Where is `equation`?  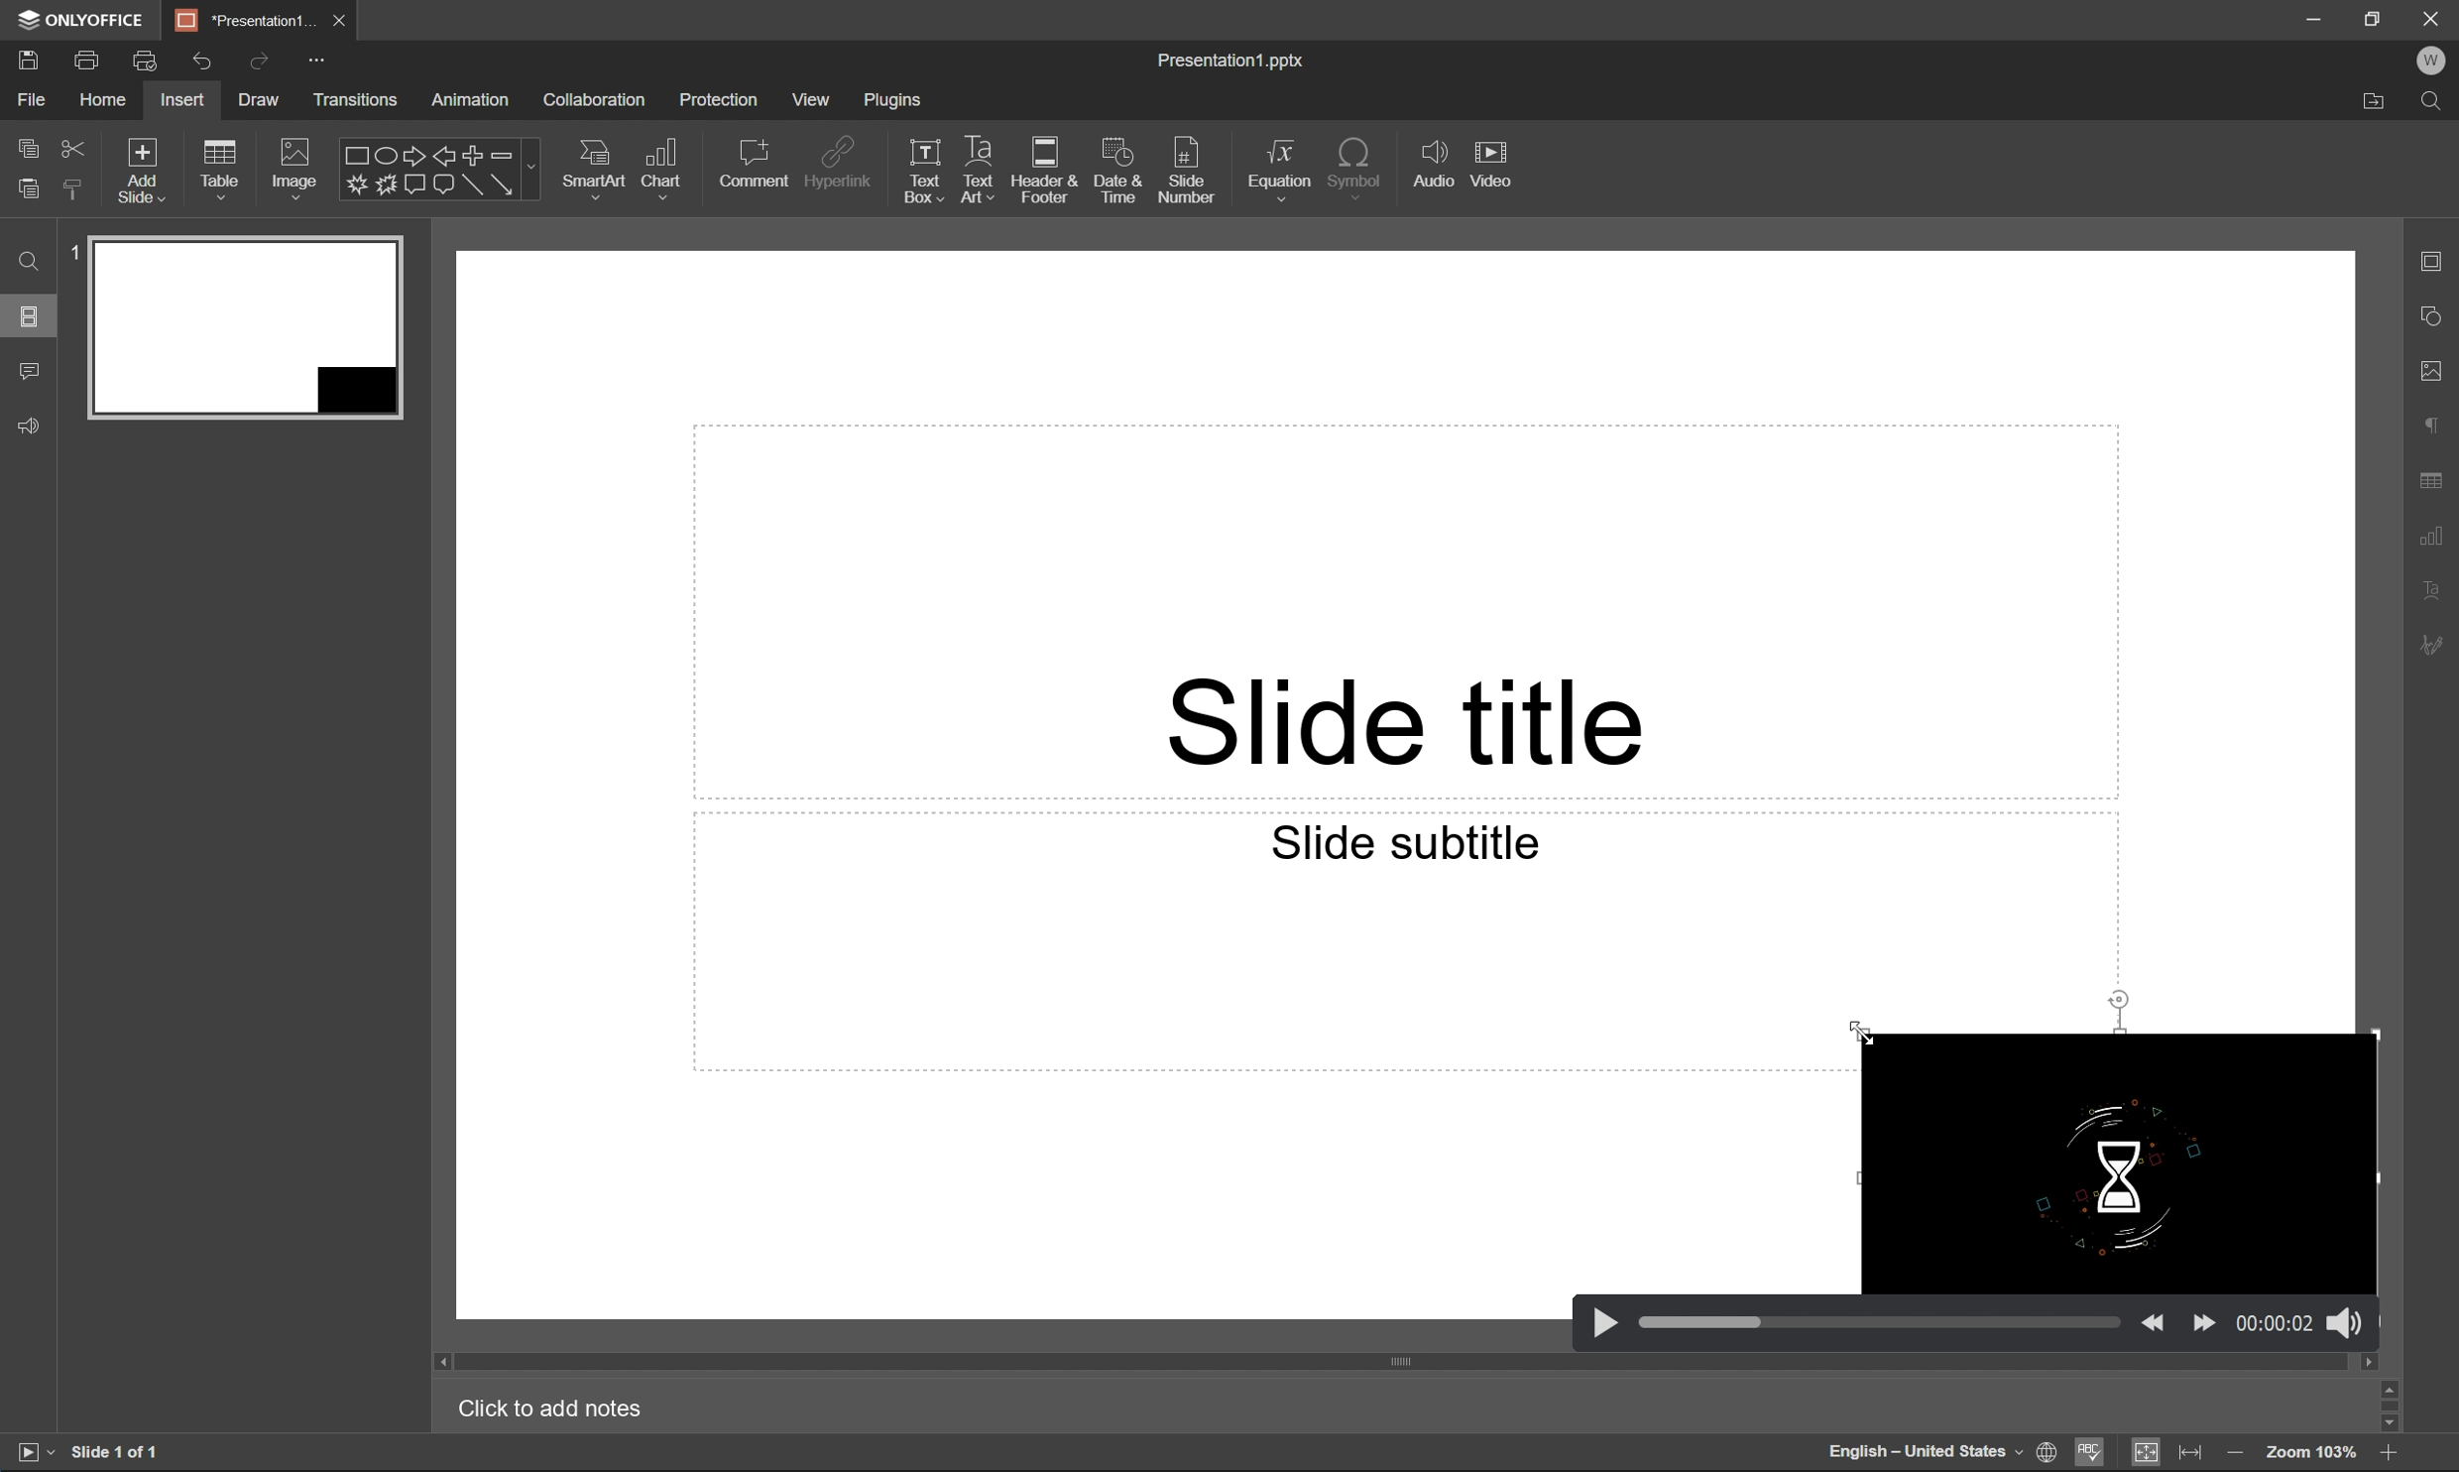 equation is located at coordinates (1280, 171).